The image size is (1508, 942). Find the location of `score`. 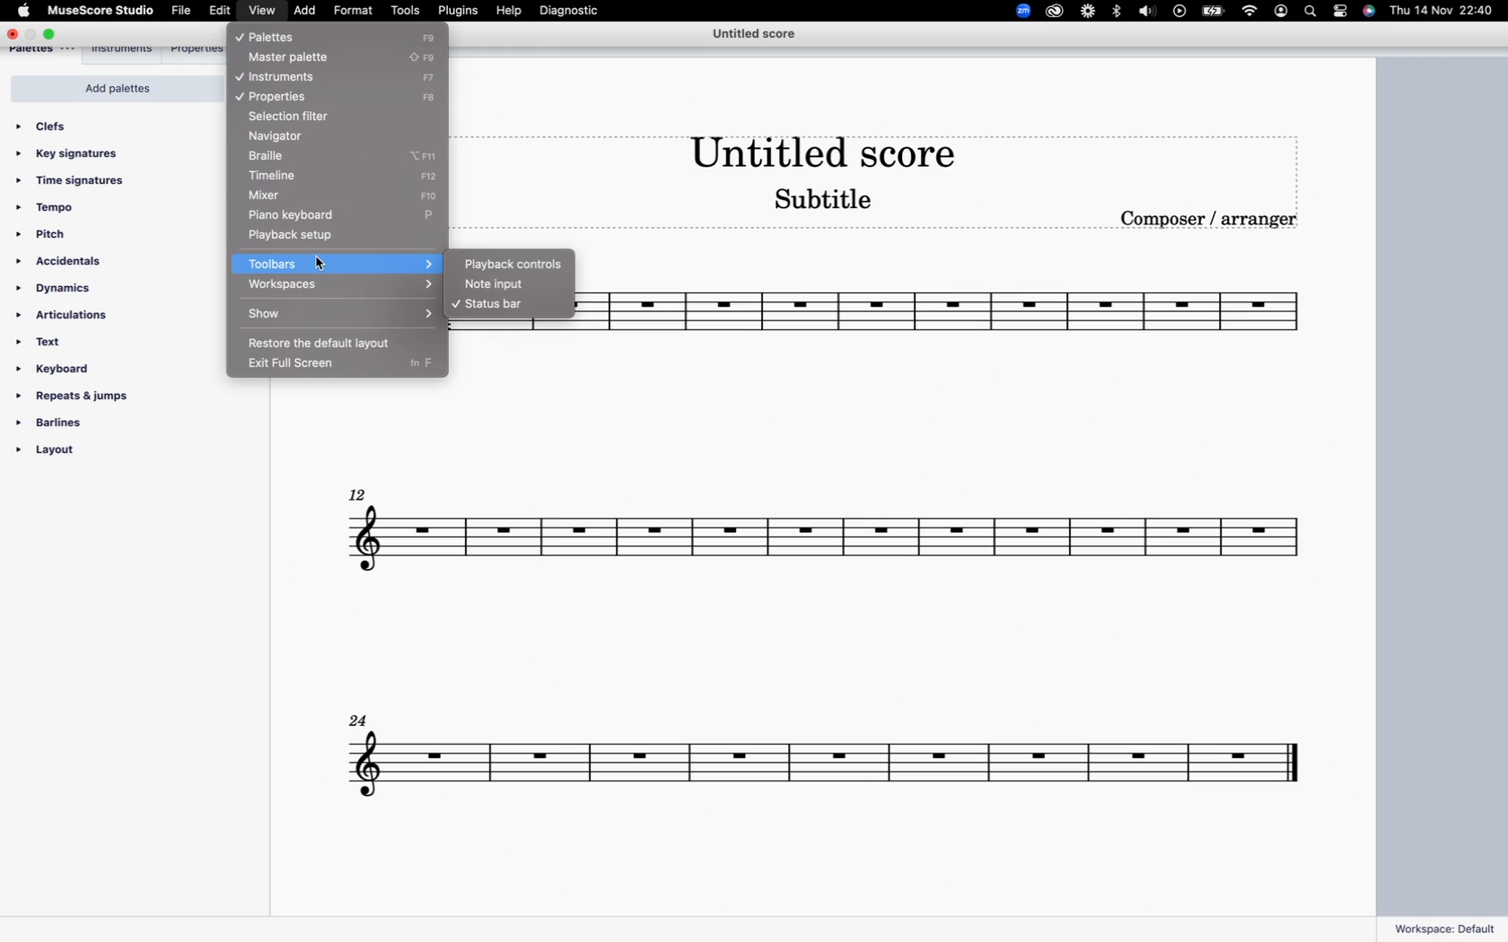

score is located at coordinates (821, 546).